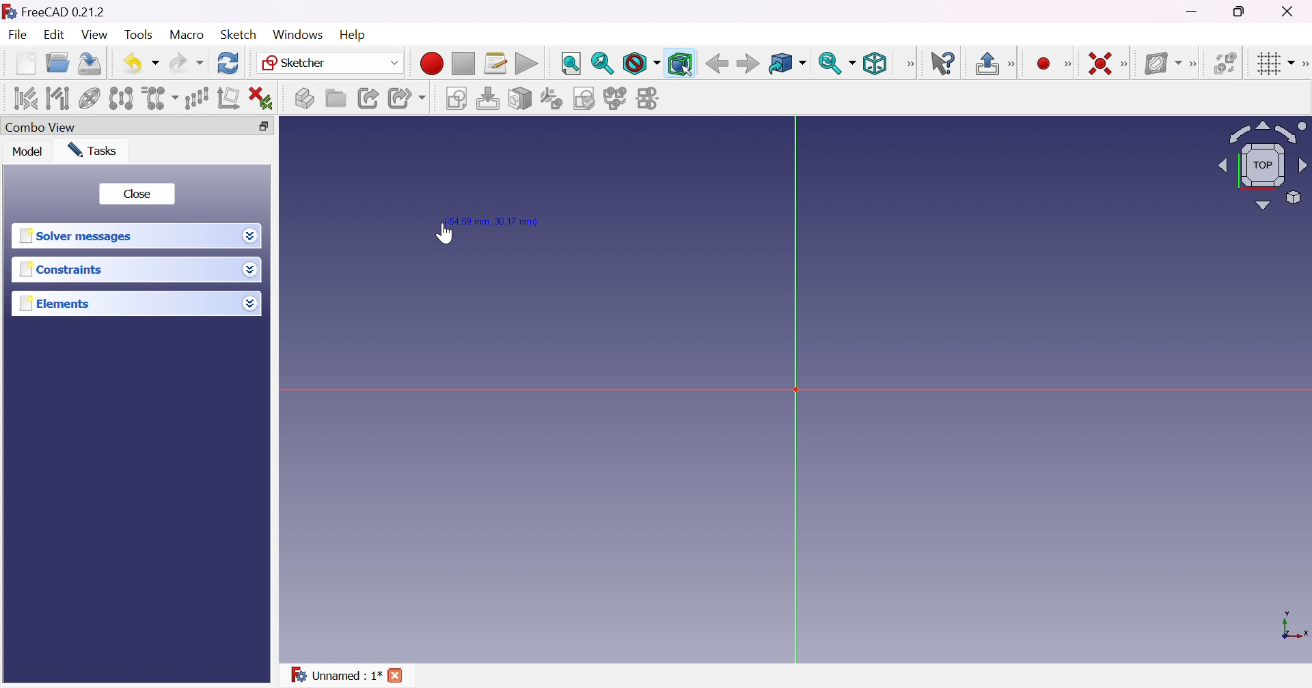  What do you see at coordinates (55, 35) in the screenshot?
I see `Edit` at bounding box center [55, 35].